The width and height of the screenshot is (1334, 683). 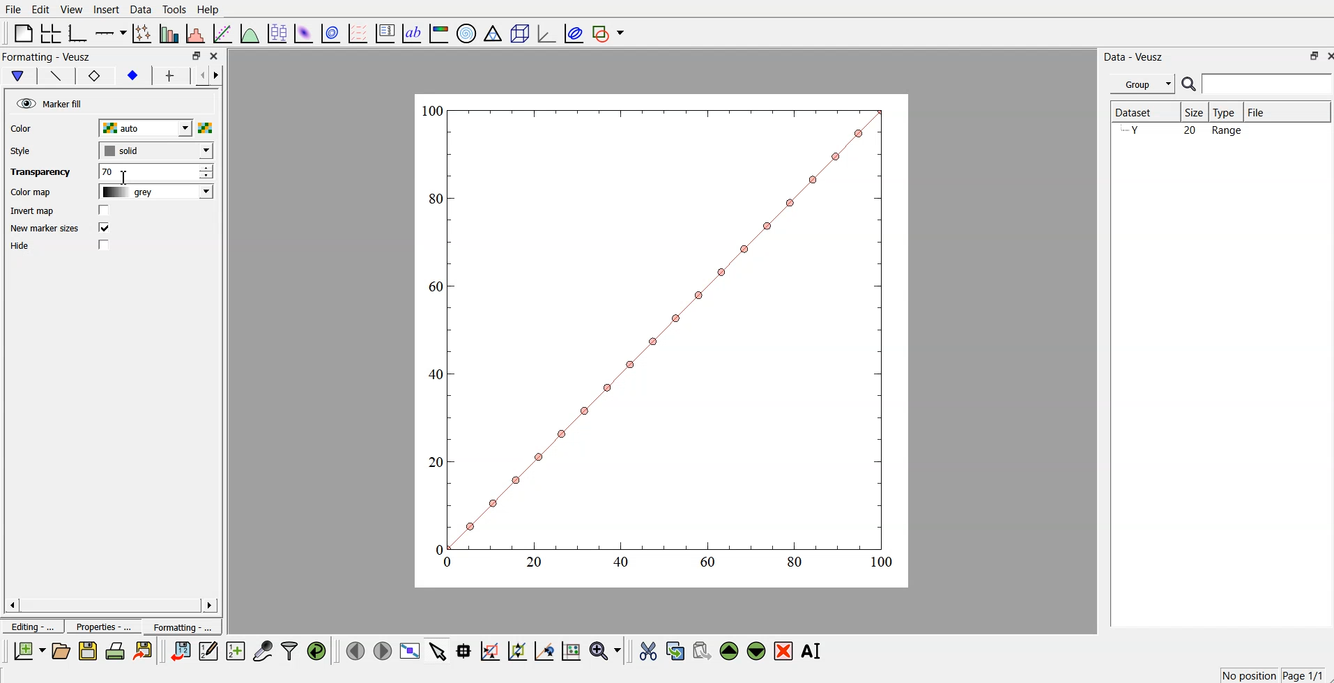 What do you see at coordinates (519, 650) in the screenshot?
I see `click to zoom` at bounding box center [519, 650].